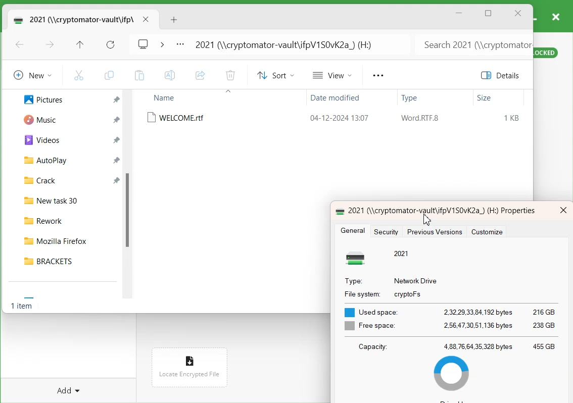  I want to click on Go forward, so click(50, 45).